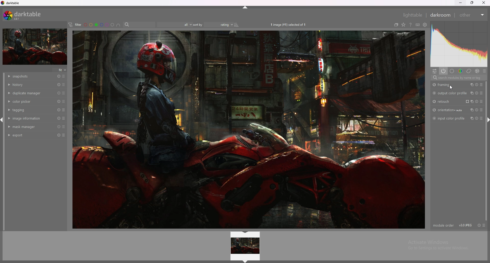 This screenshot has width=490, height=263. I want to click on filter by images rating, so click(172, 24).